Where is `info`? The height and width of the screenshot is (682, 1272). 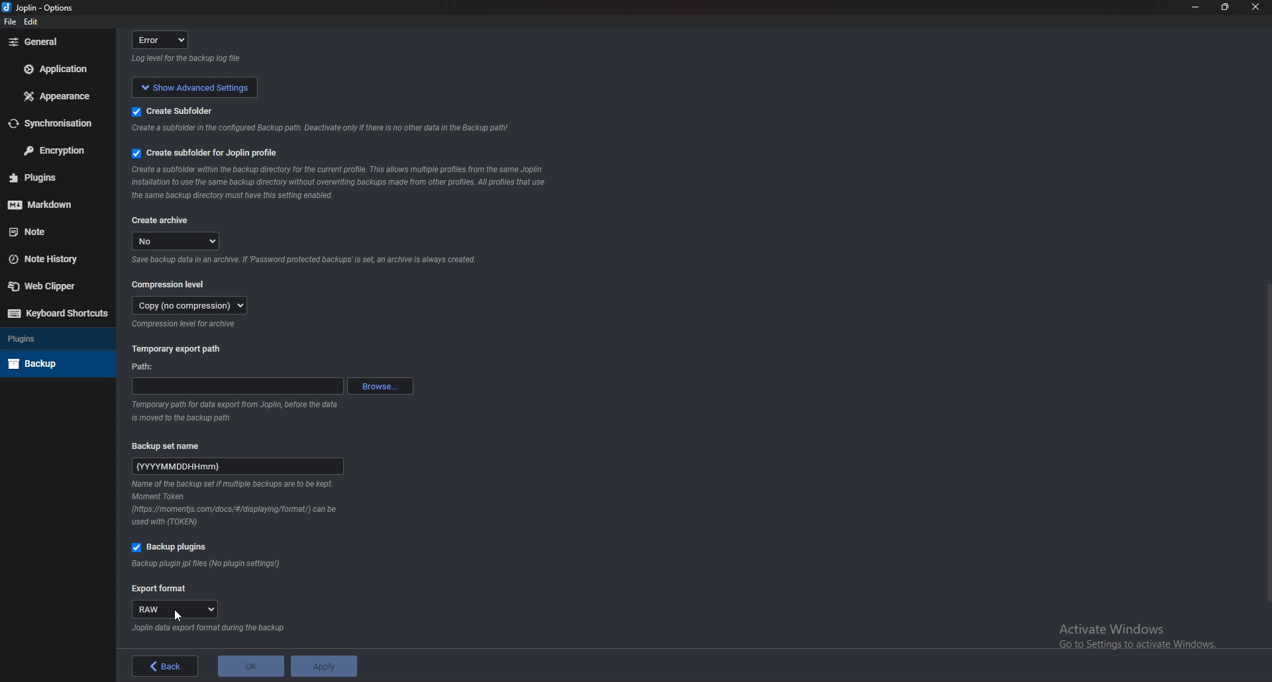
info is located at coordinates (317, 130).